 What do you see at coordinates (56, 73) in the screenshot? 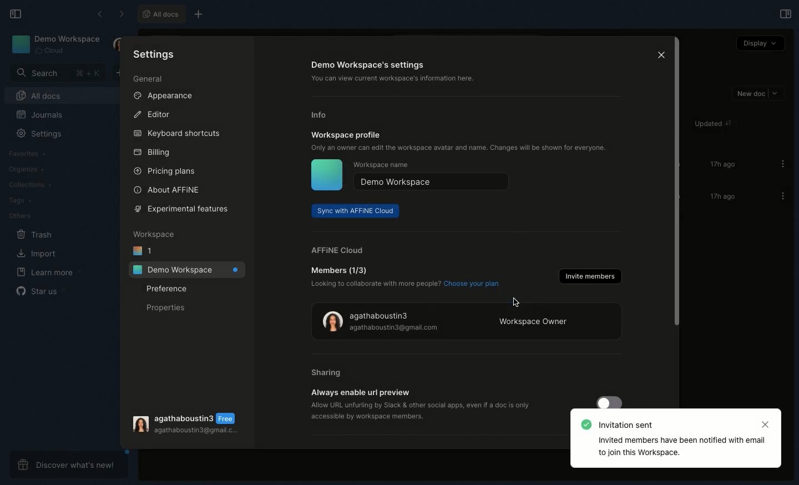
I see `Search` at bounding box center [56, 73].